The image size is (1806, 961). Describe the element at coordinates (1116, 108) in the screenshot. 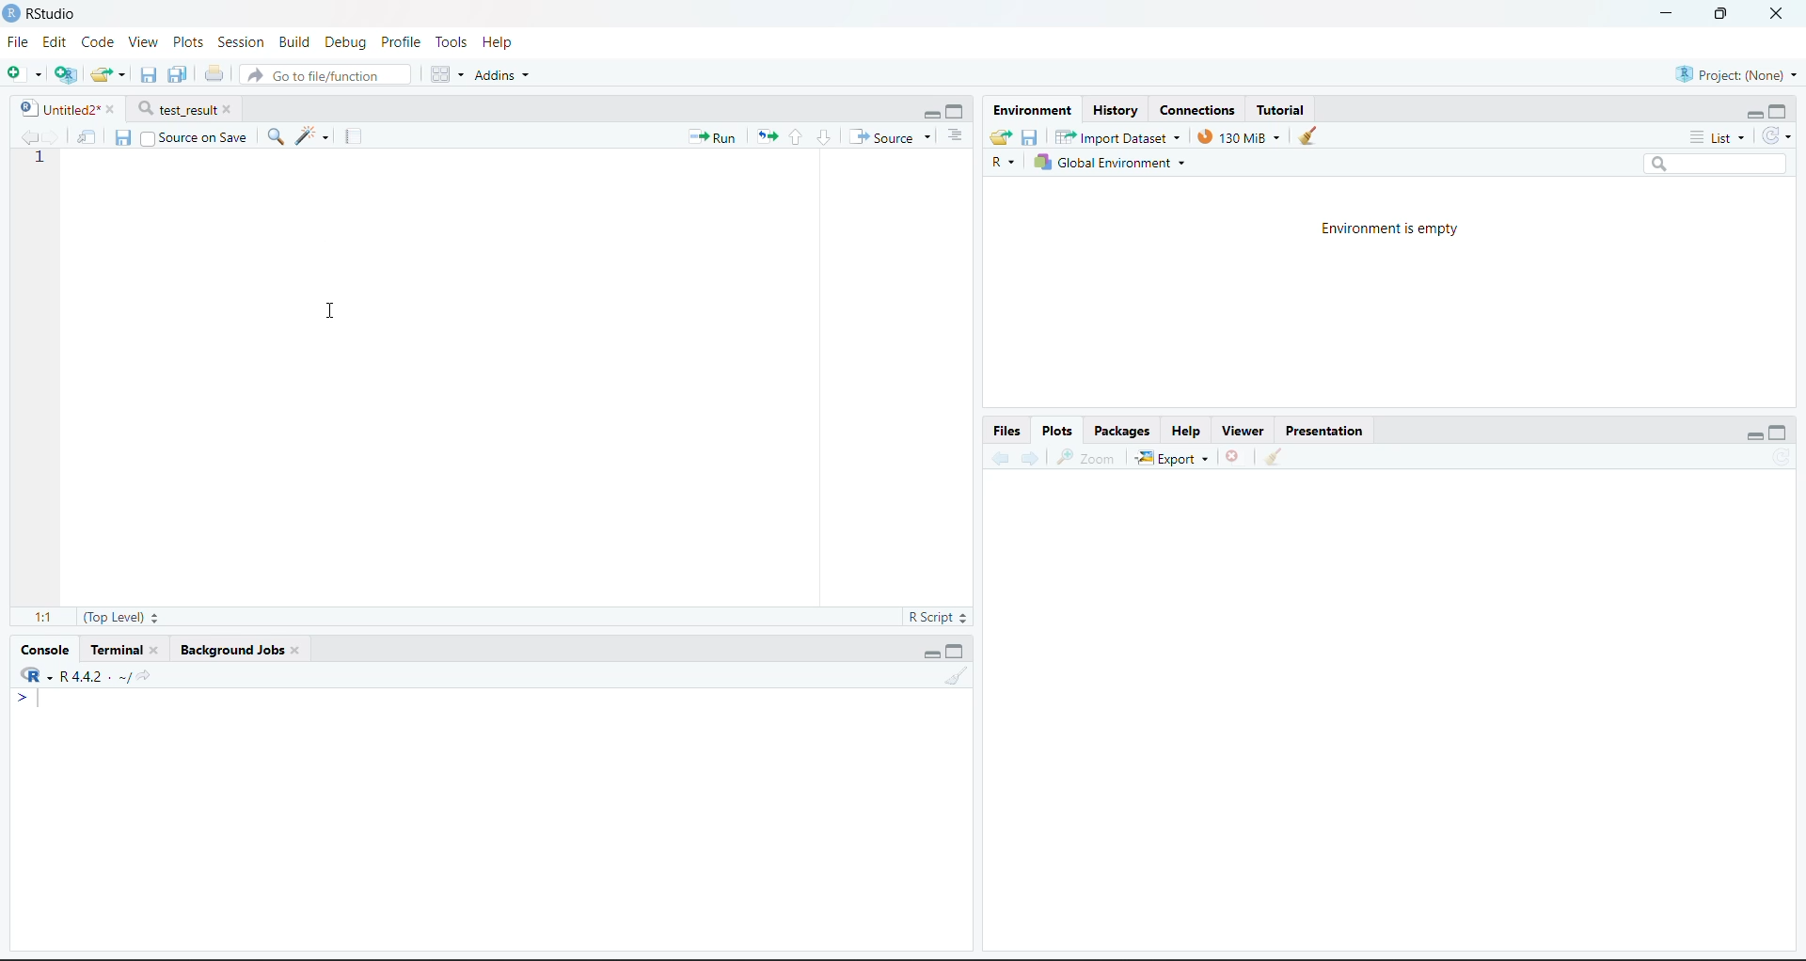

I see `History` at that location.